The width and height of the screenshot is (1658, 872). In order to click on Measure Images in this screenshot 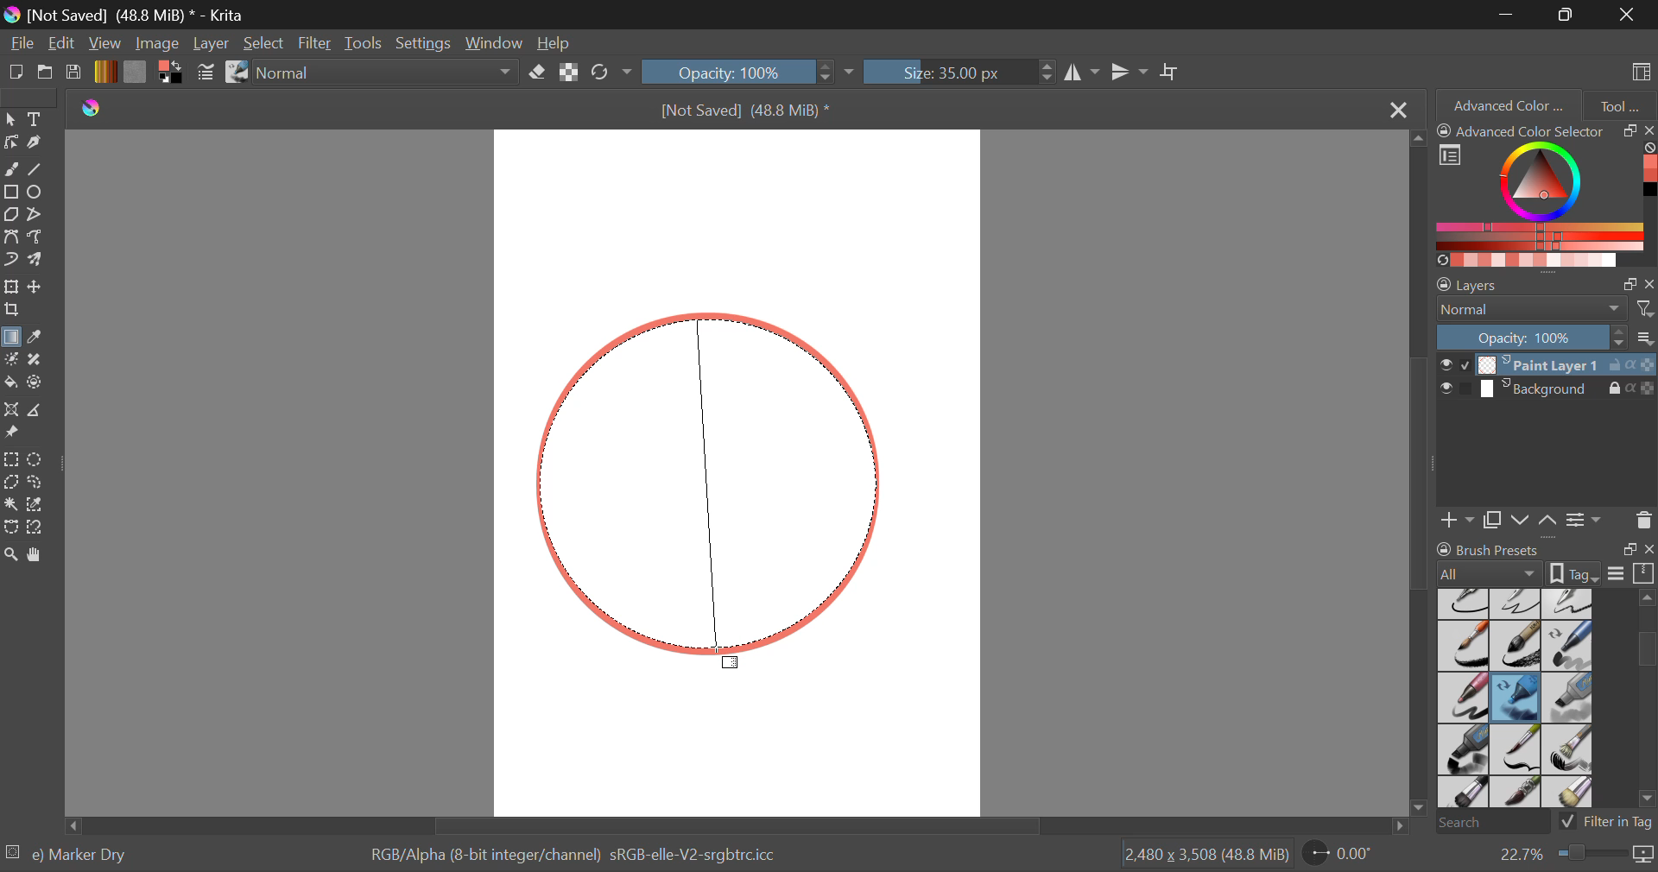, I will do `click(37, 413)`.